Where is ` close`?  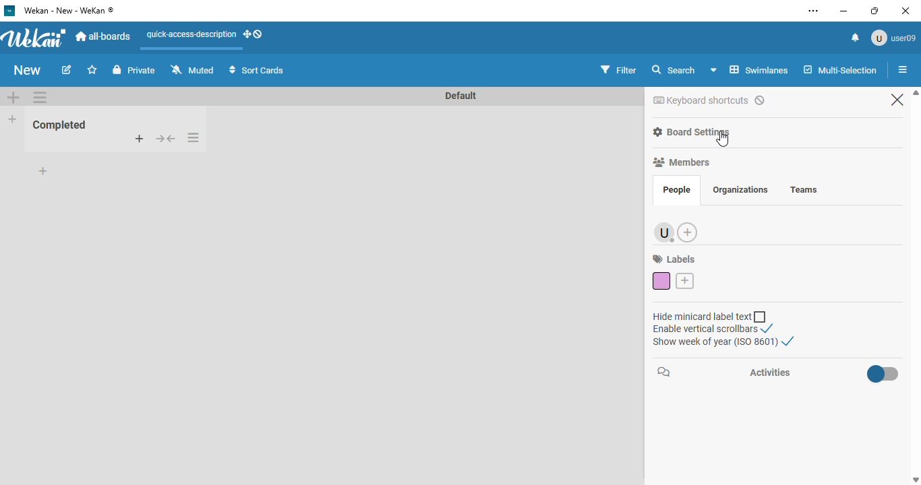  close is located at coordinates (897, 99).